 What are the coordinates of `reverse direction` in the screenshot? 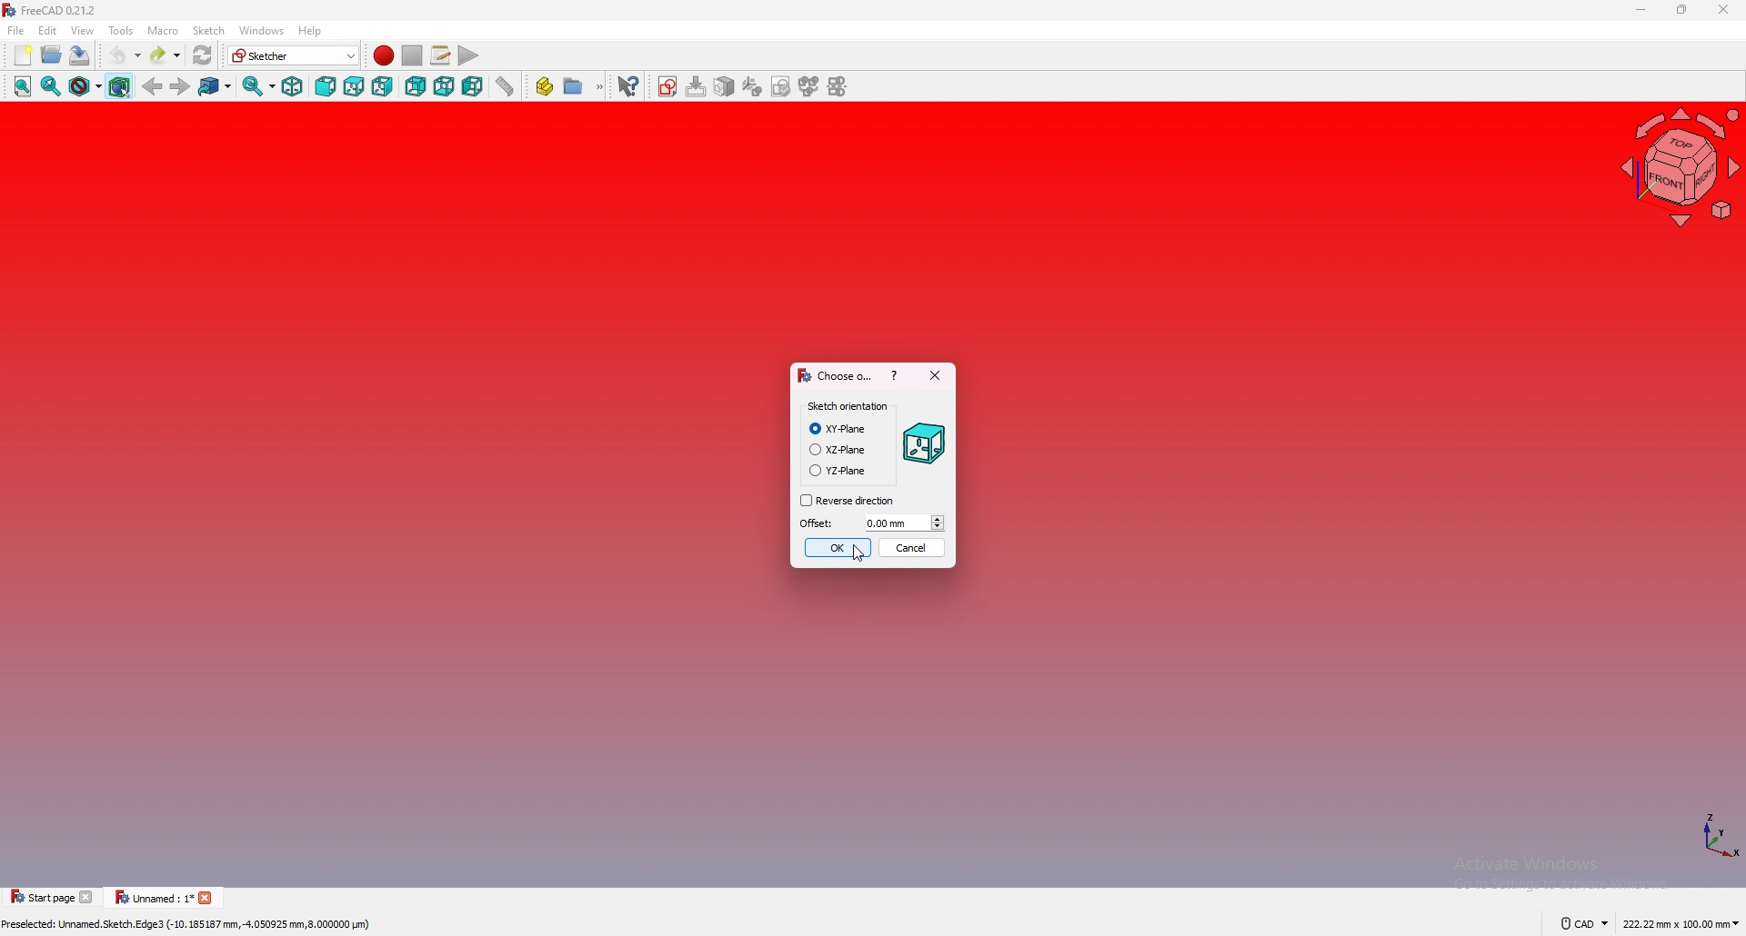 It's located at (848, 501).